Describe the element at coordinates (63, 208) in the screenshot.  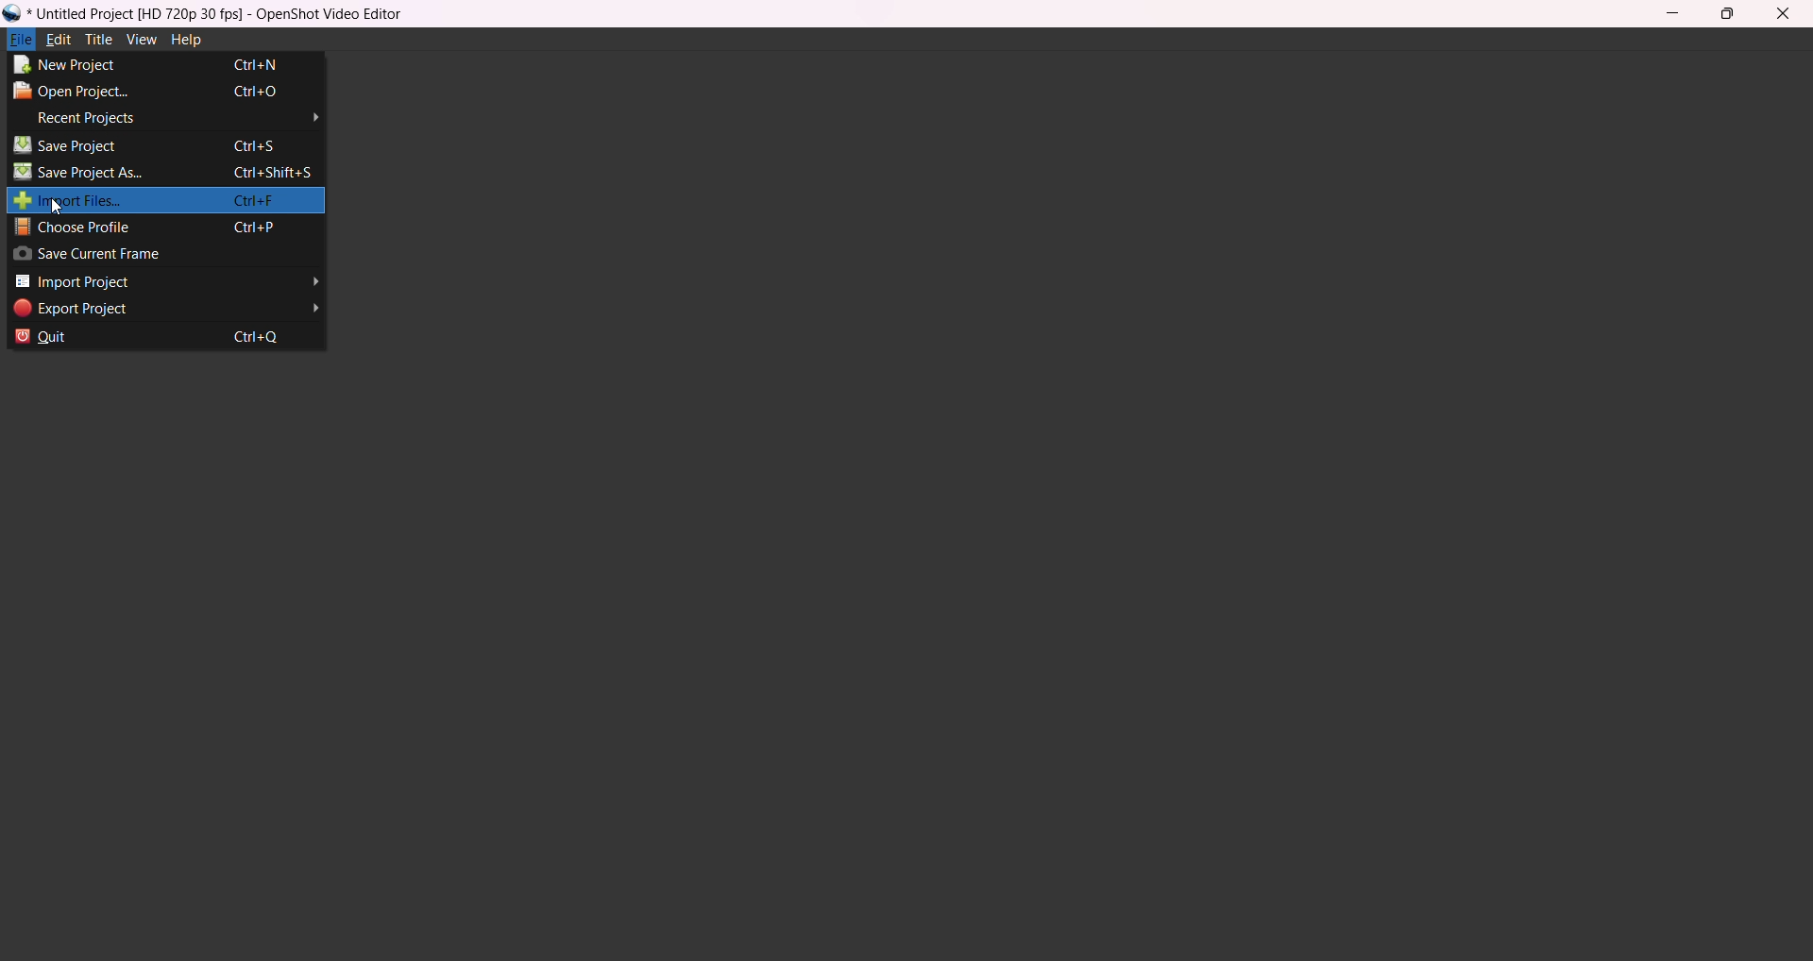
I see `cursor` at that location.